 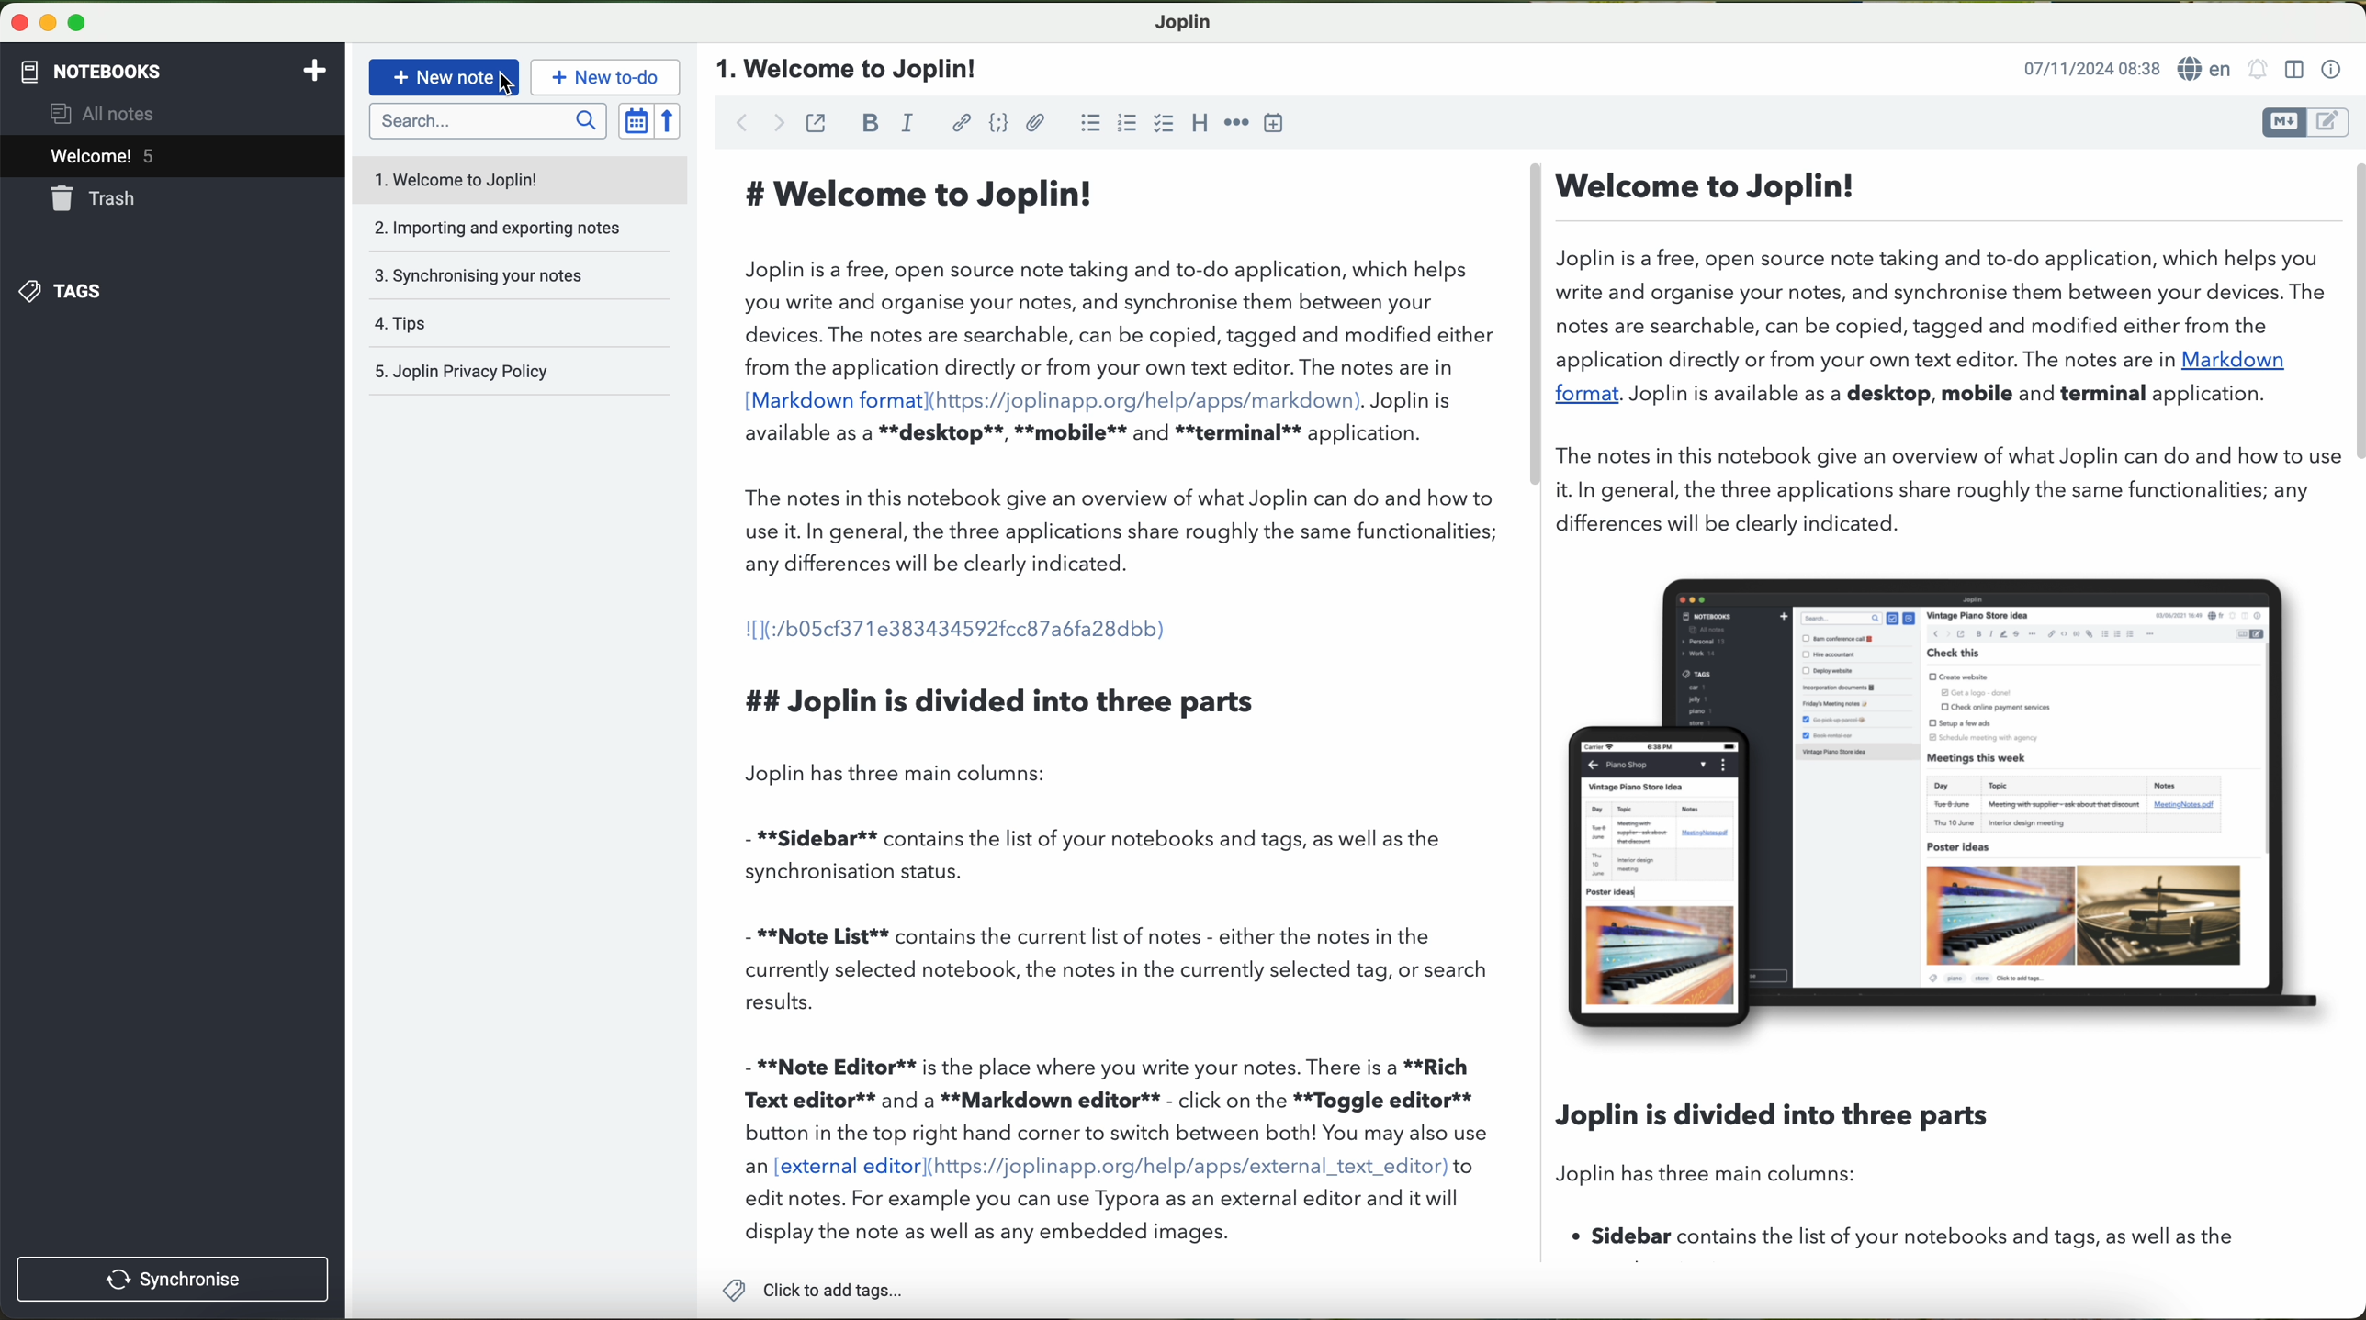 I want to click on add tags, so click(x=807, y=1292).